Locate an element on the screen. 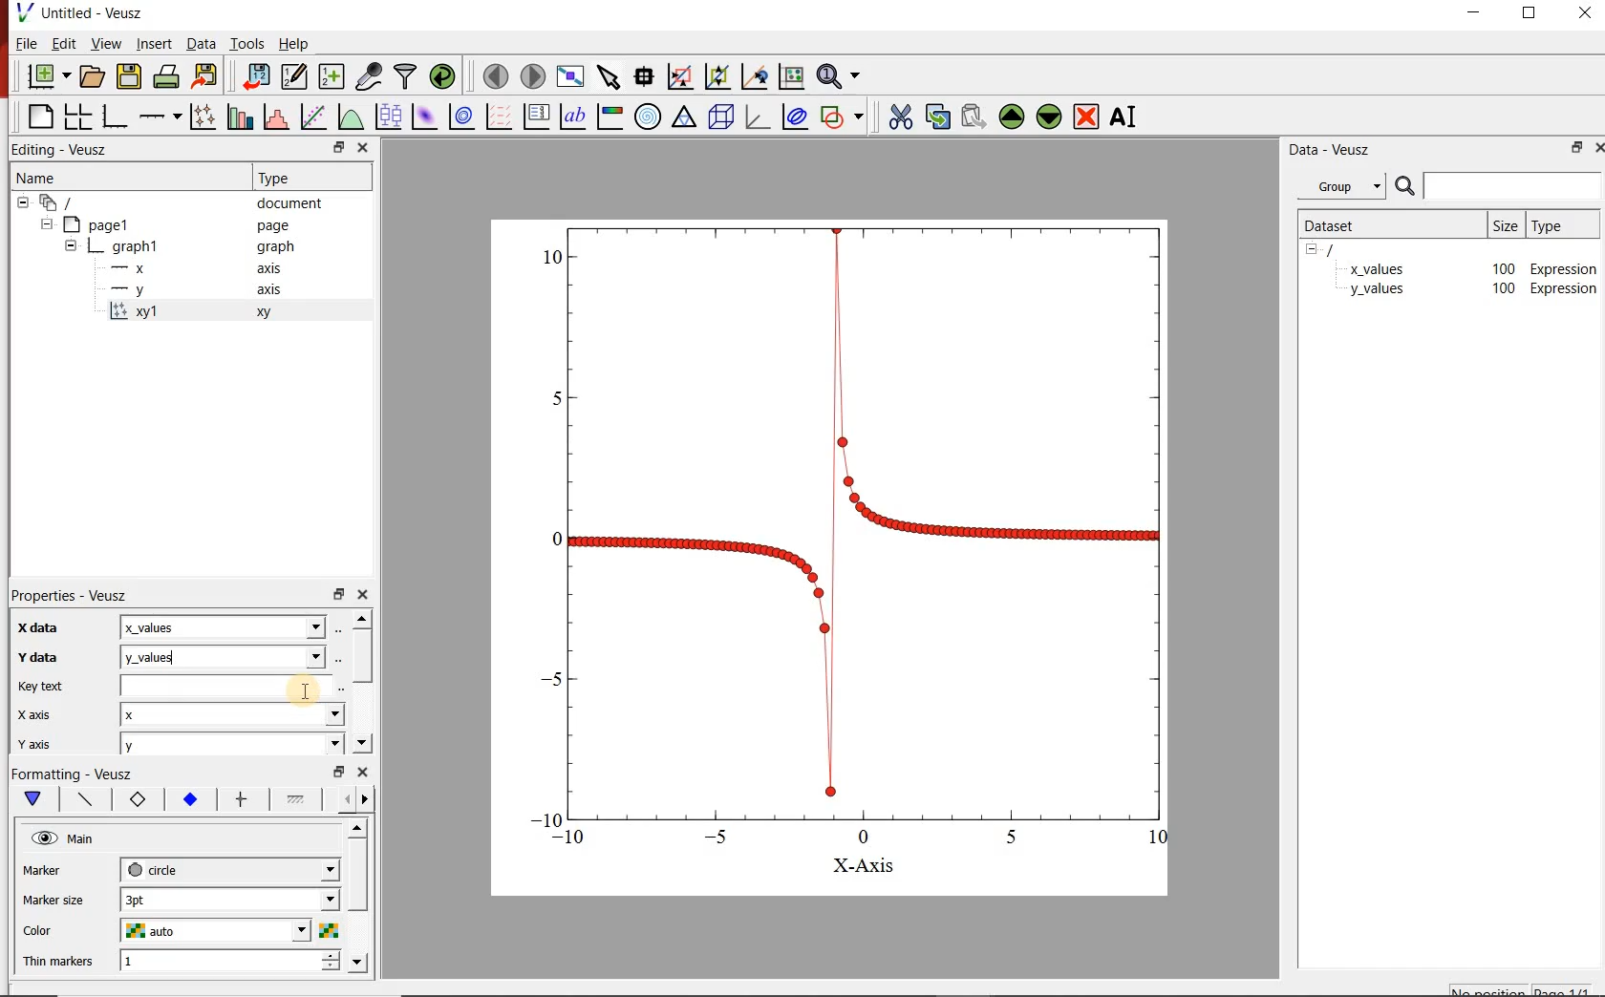 This screenshot has width=1605, height=997. circle is located at coordinates (228, 869).